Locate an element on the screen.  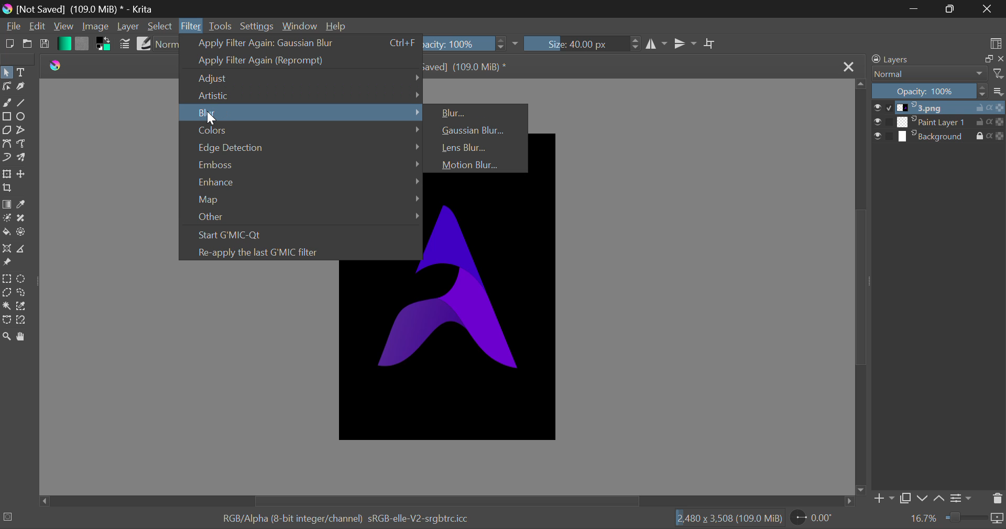
Scroll Bar is located at coordinates (861, 287).